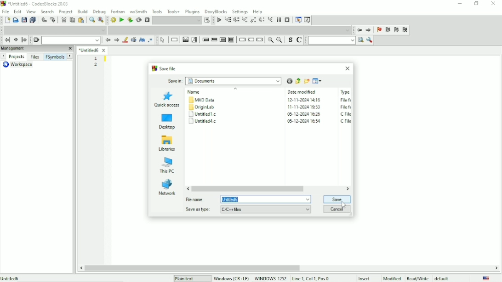 This screenshot has height=282, width=502. I want to click on Zoom out, so click(280, 40).